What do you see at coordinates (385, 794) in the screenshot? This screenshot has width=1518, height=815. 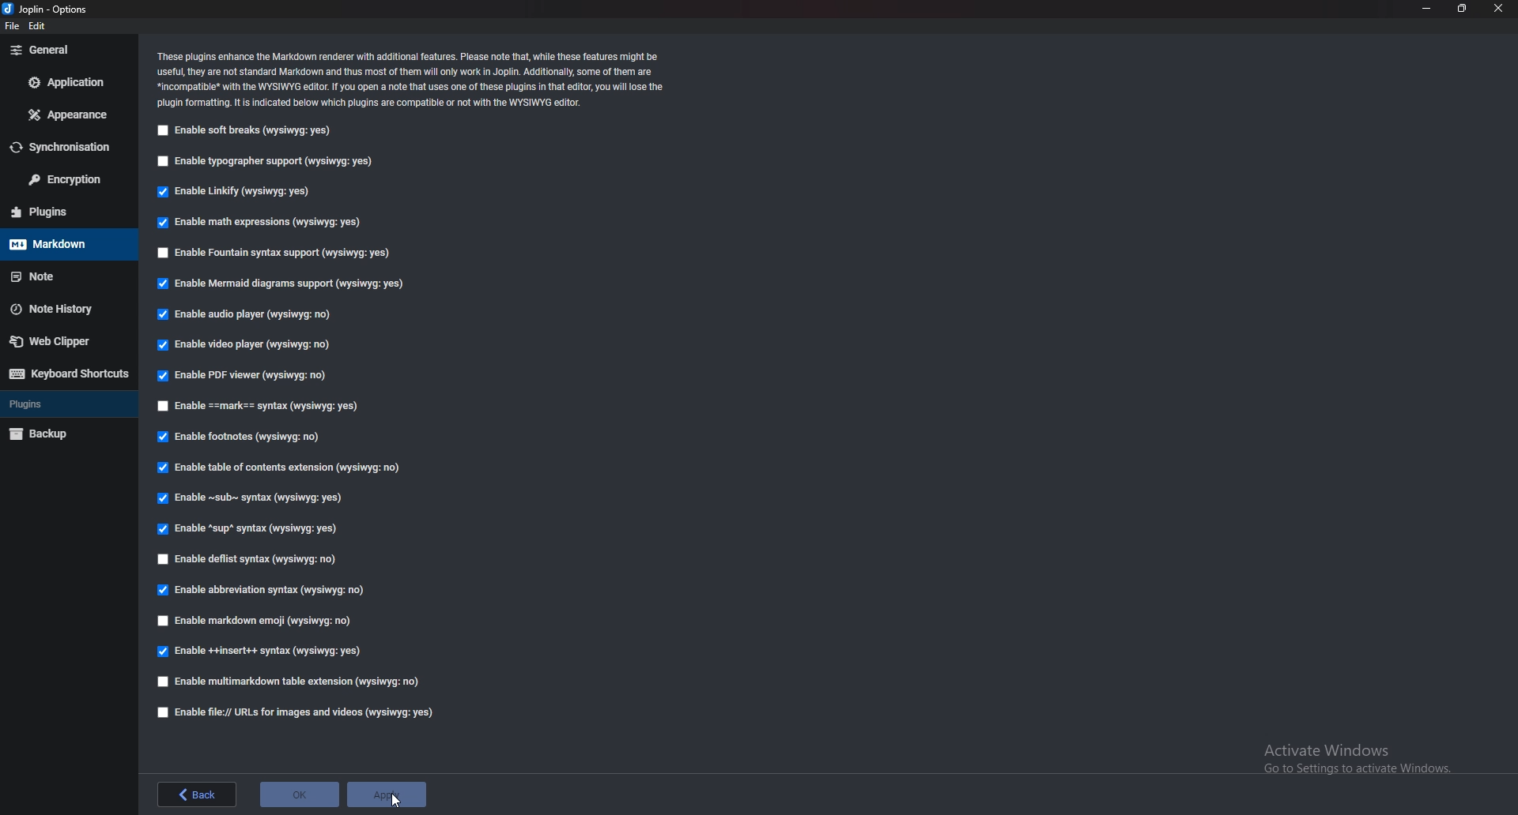 I see `apply` at bounding box center [385, 794].